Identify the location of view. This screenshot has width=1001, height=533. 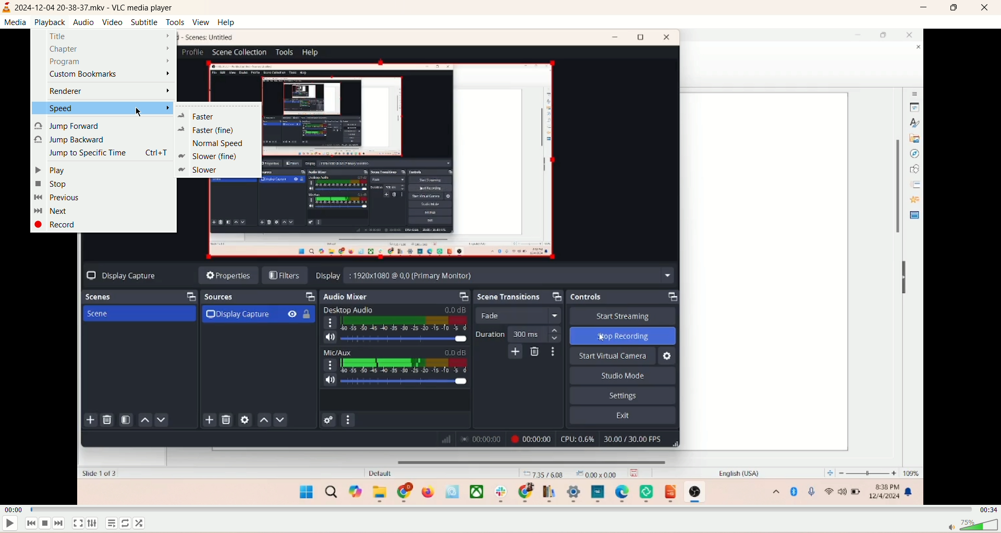
(201, 21).